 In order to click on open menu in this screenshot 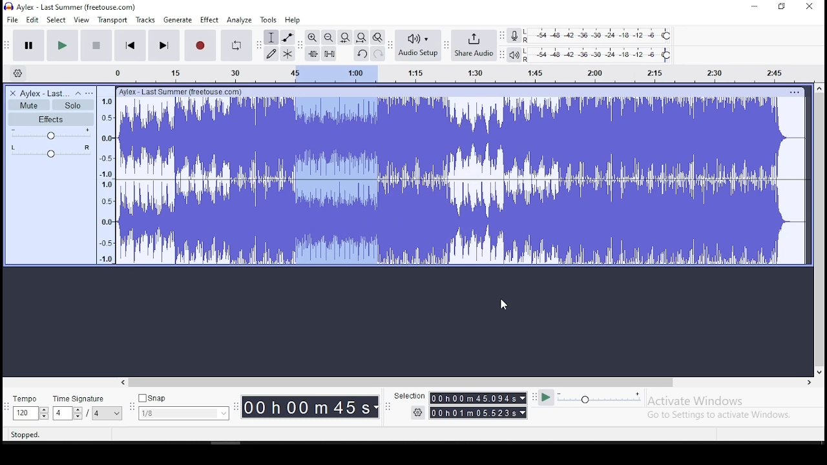, I will do `click(90, 93)`.